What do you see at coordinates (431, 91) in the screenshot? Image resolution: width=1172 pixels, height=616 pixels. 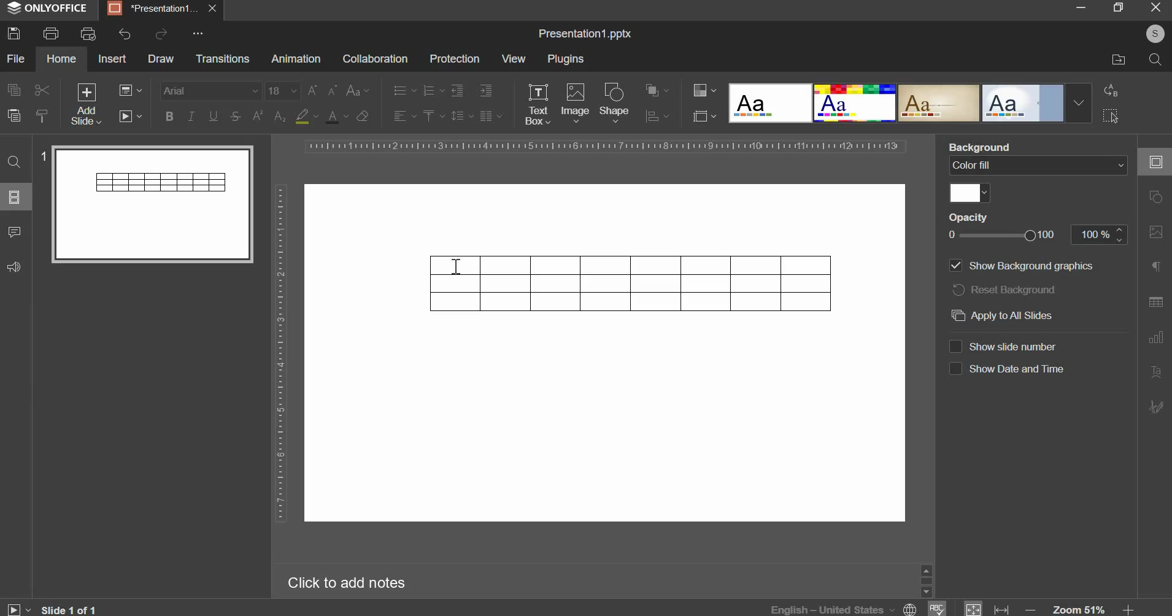 I see `numbering` at bounding box center [431, 91].